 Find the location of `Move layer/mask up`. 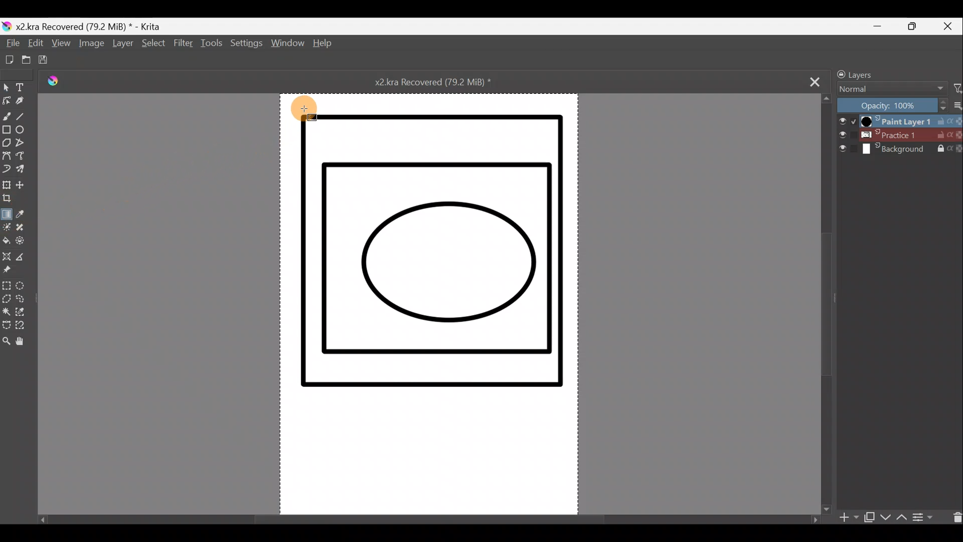

Move layer/mask up is located at coordinates (900, 517).